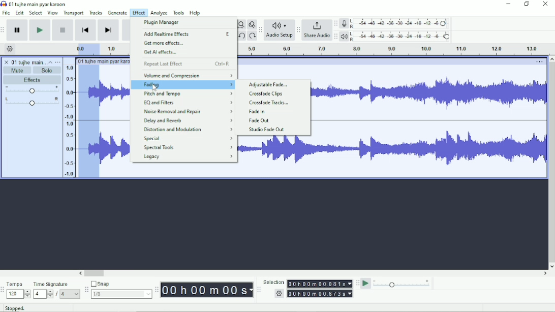 This screenshot has height=312, width=555. Describe the element at coordinates (64, 29) in the screenshot. I see `Stop` at that location.